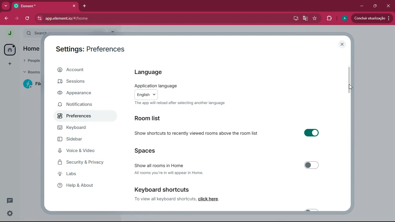 The height and width of the screenshot is (222, 395). I want to click on add tab, so click(85, 6).